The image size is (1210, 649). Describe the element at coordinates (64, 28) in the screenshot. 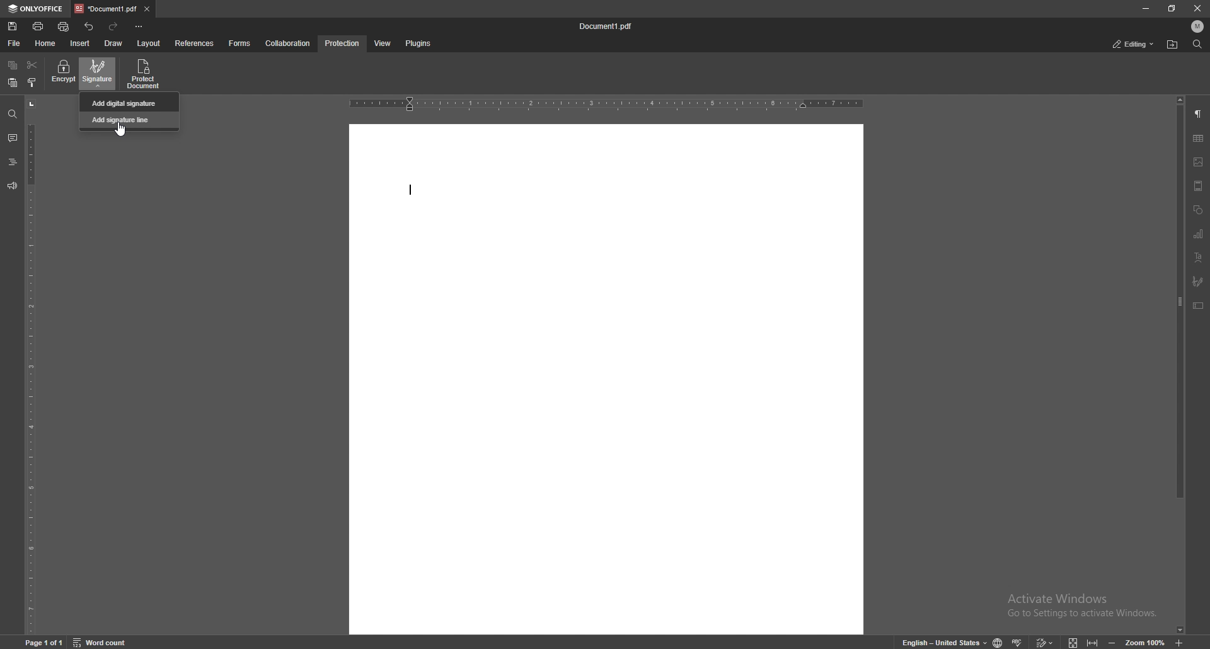

I see `quick print` at that location.